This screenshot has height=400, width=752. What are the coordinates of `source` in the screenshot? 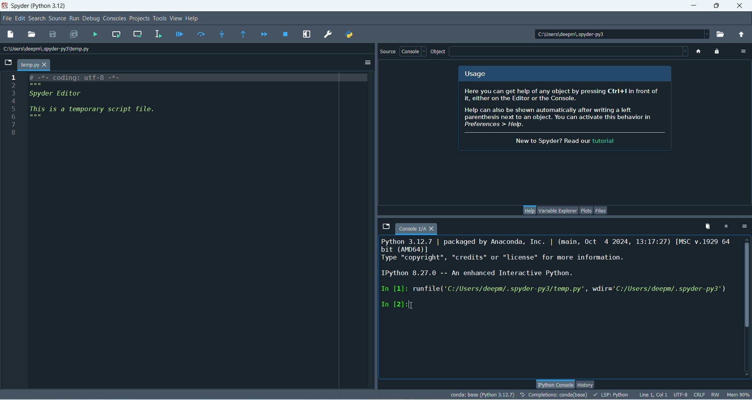 It's located at (57, 18).